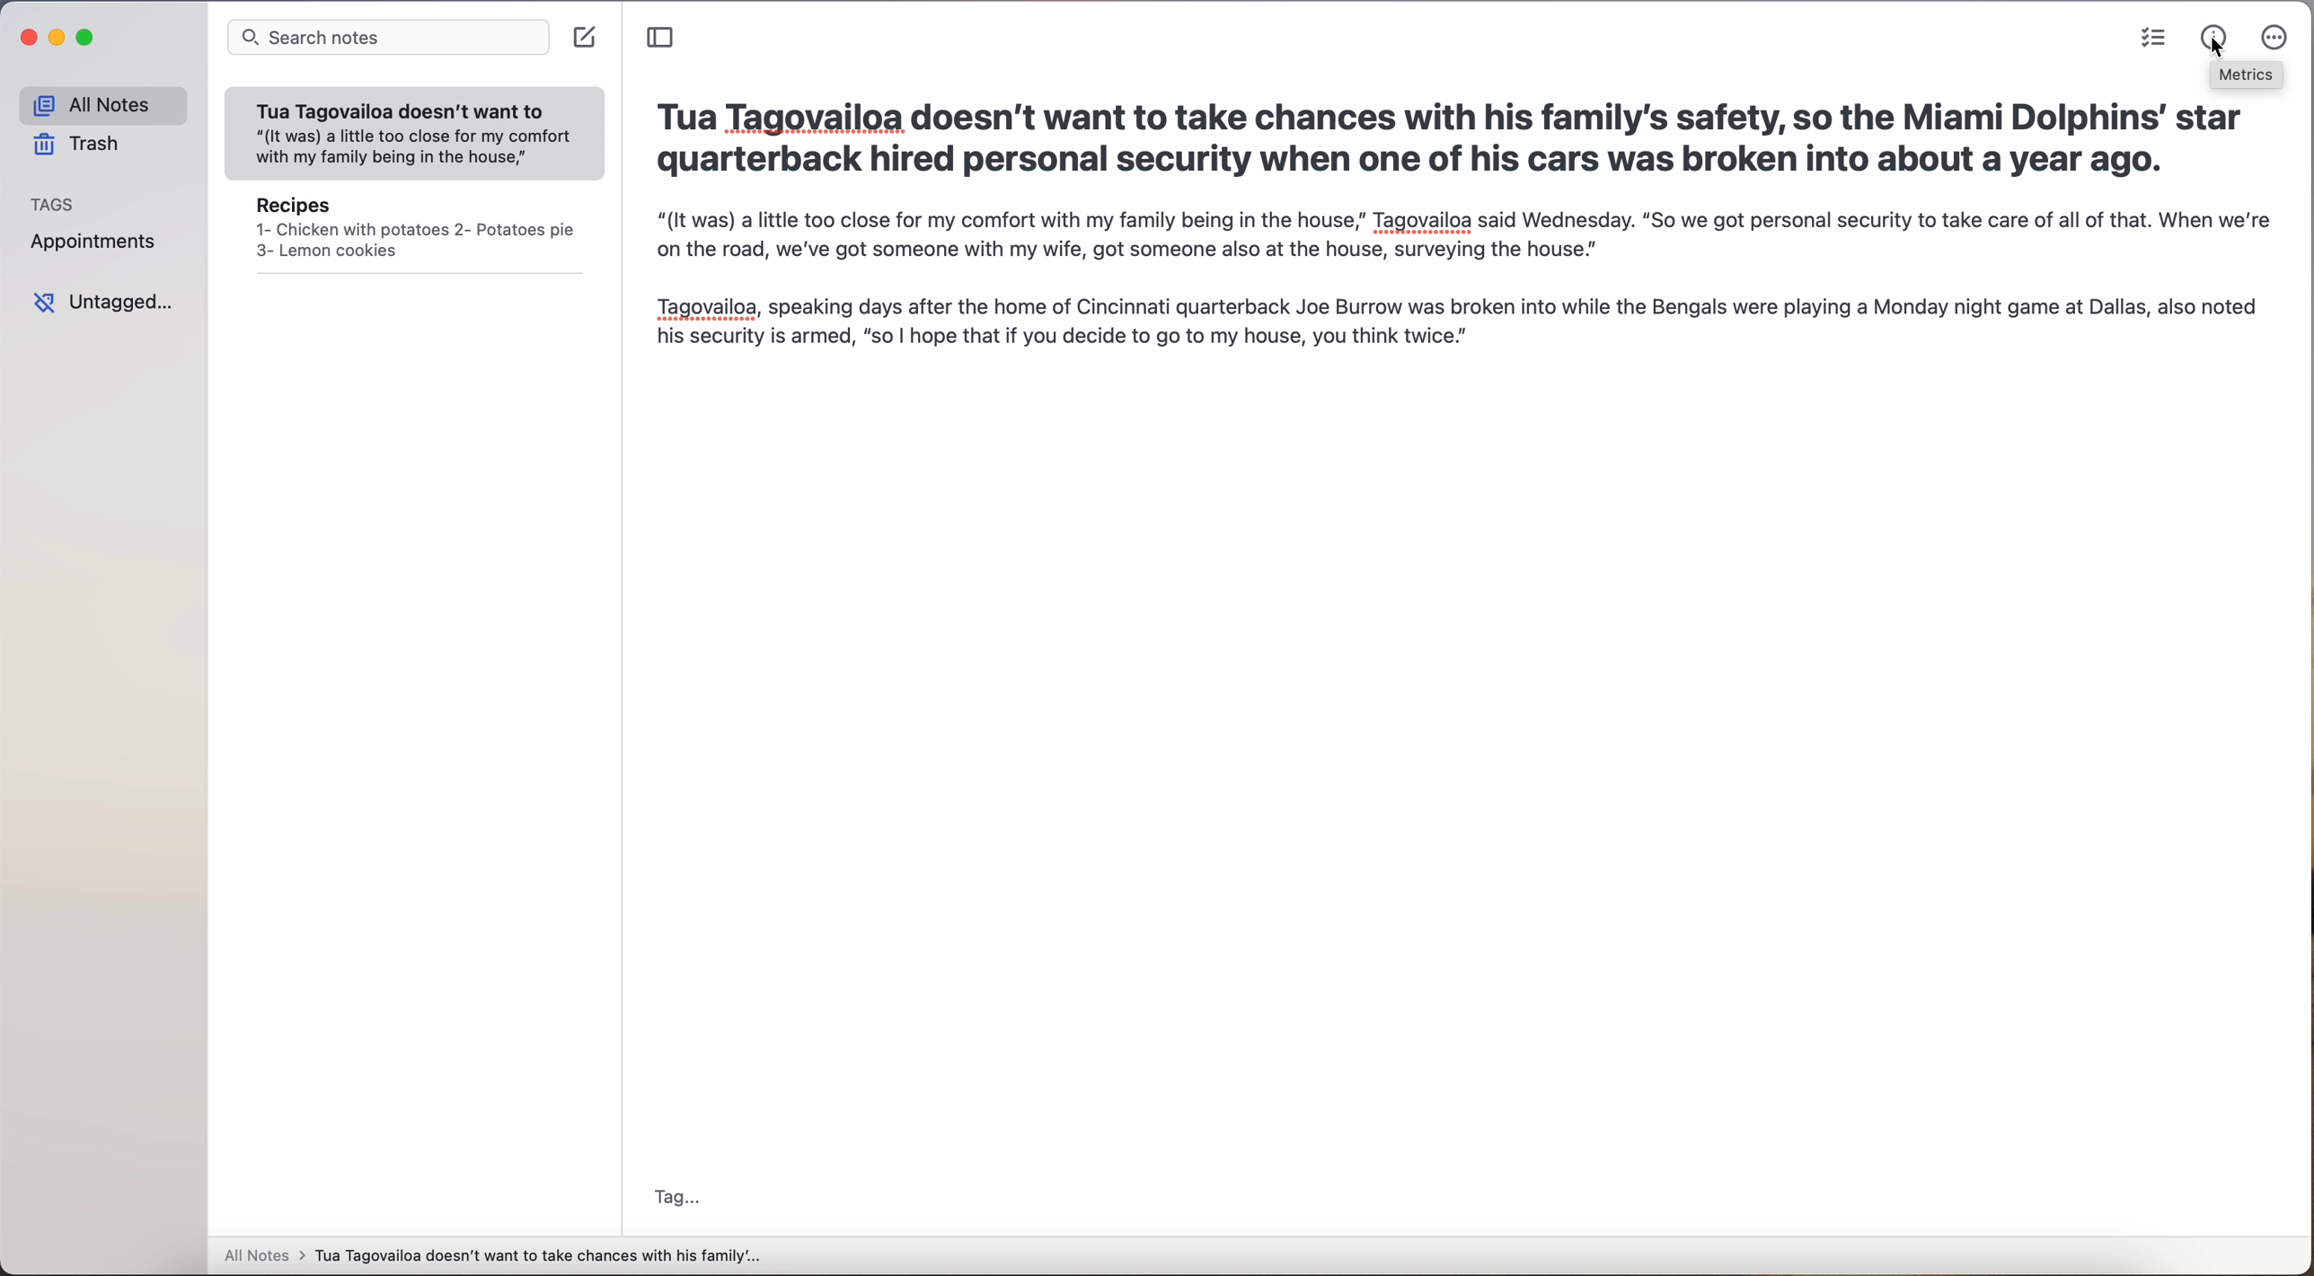  What do you see at coordinates (387, 40) in the screenshot?
I see `search bar` at bounding box center [387, 40].